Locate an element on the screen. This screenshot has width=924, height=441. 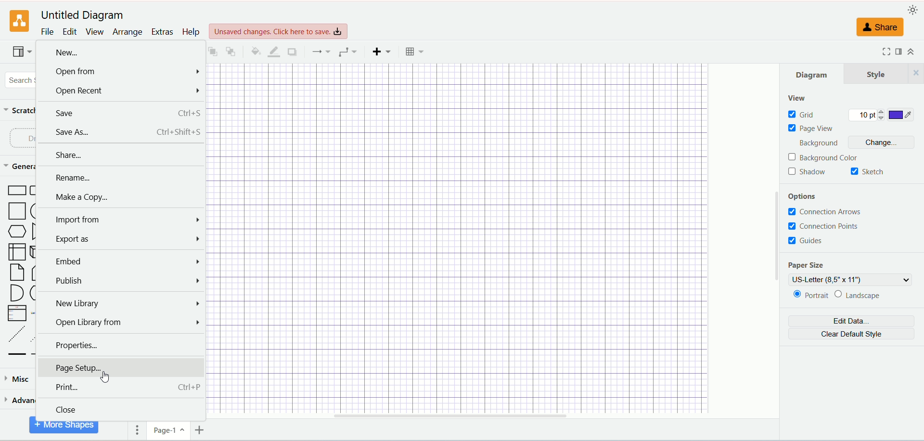
connection arrows is located at coordinates (828, 212).